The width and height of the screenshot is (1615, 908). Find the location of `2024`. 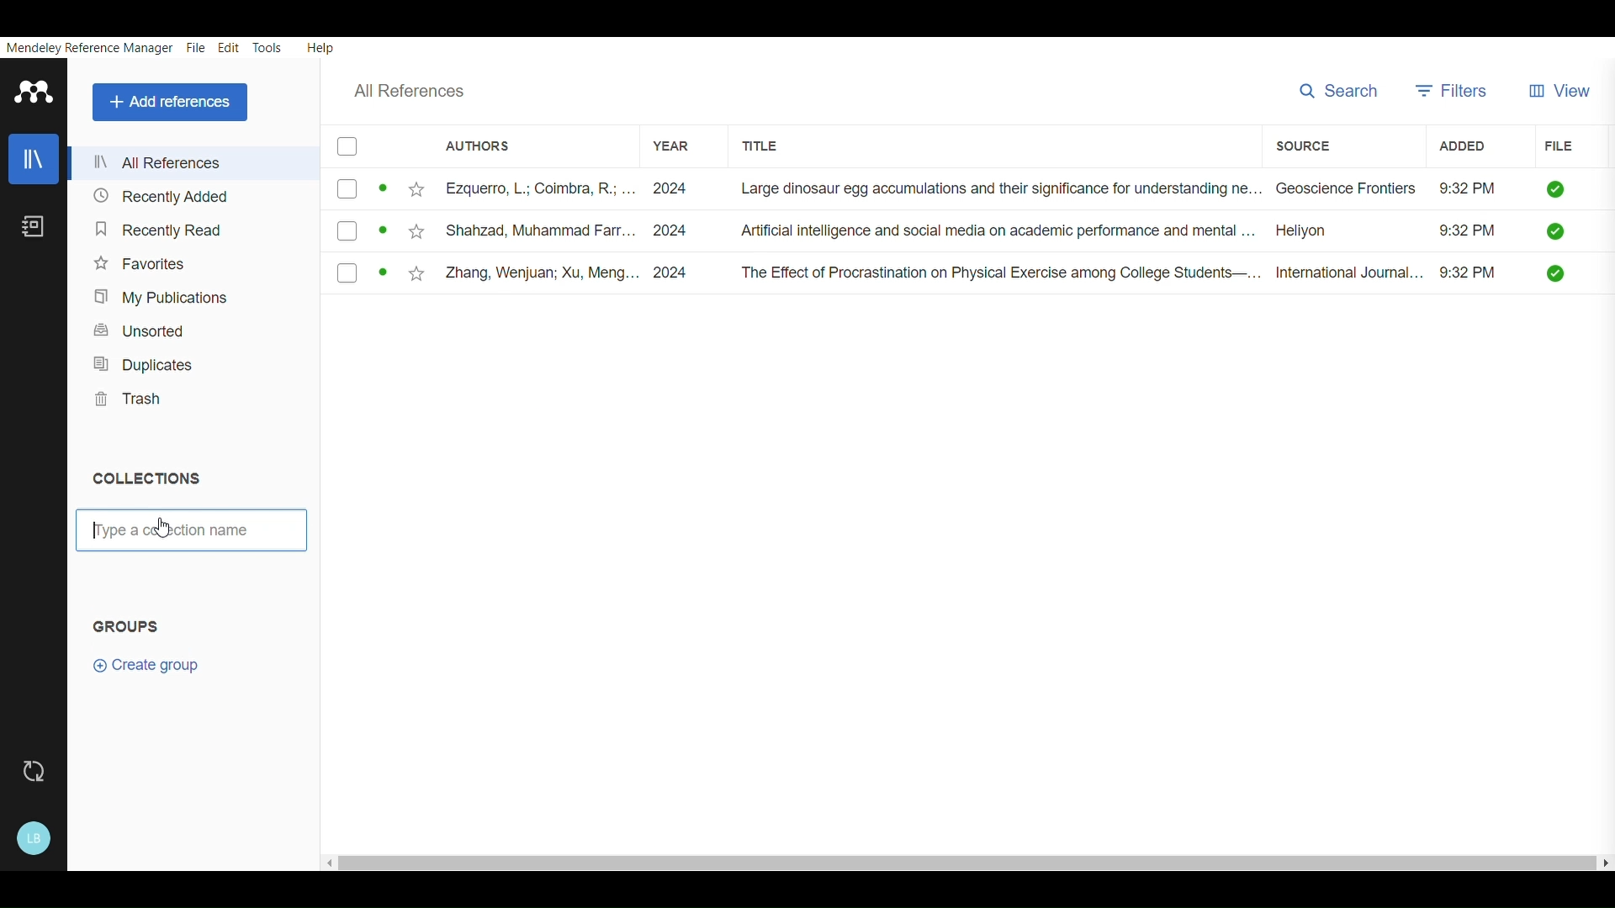

2024 is located at coordinates (673, 230).